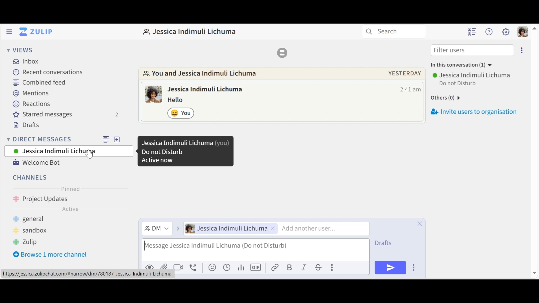  I want to click on Main menu, so click(506, 32).